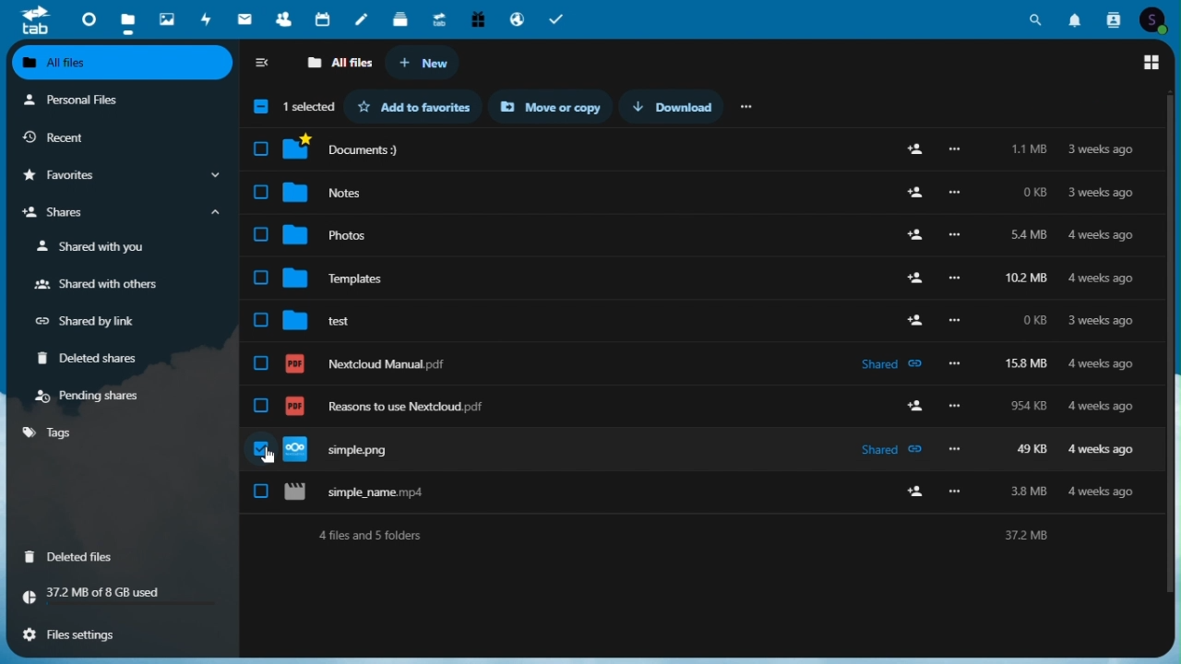 The height and width of the screenshot is (664, 1181). What do you see at coordinates (1036, 17) in the screenshot?
I see `Search ` at bounding box center [1036, 17].